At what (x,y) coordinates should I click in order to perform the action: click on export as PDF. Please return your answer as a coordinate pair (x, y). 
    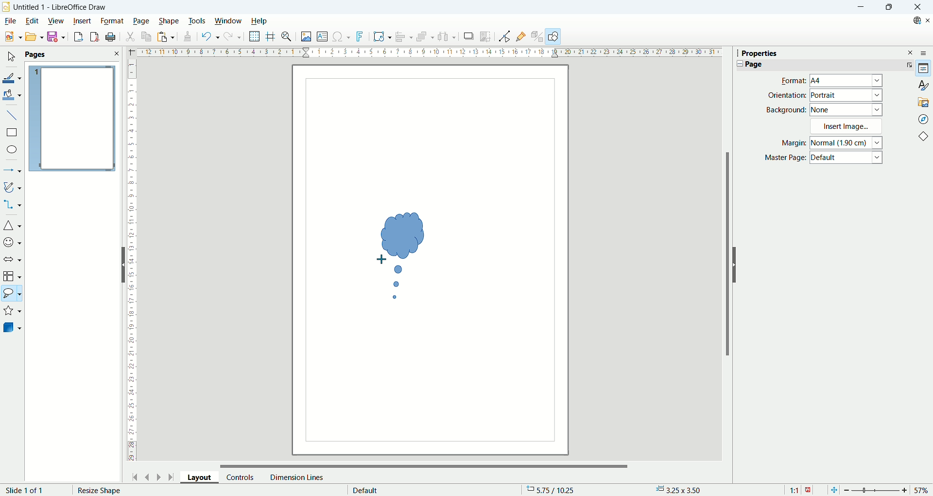
    Looking at the image, I should click on (93, 37).